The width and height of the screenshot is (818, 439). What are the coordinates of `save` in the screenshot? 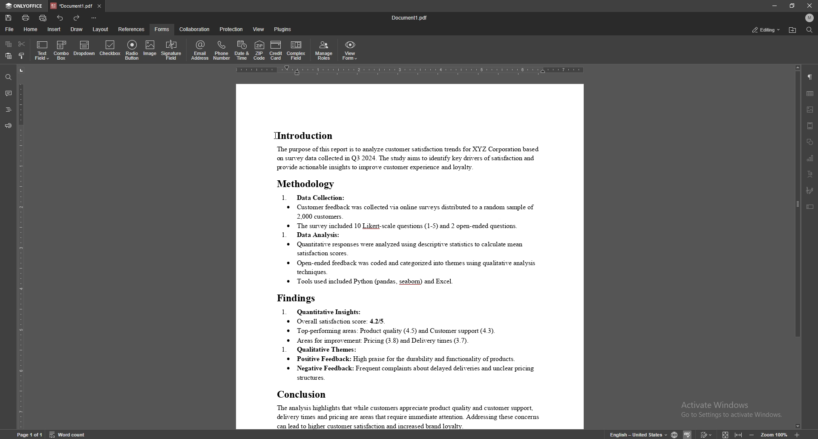 It's located at (9, 18).